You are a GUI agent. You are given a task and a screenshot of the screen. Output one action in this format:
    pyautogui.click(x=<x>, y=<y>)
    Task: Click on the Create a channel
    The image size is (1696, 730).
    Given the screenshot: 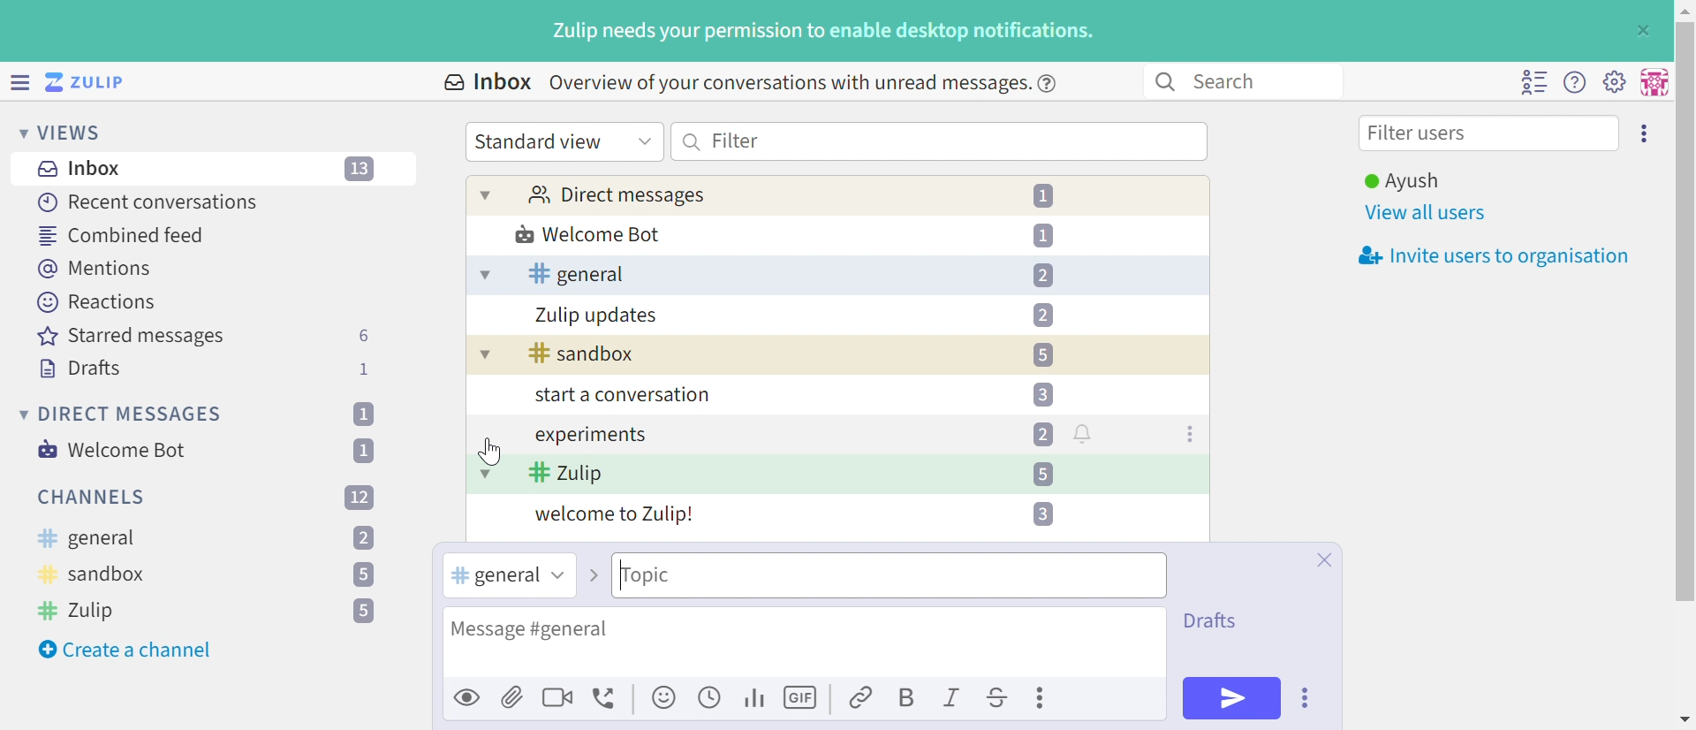 What is the action you would take?
    pyautogui.click(x=128, y=650)
    